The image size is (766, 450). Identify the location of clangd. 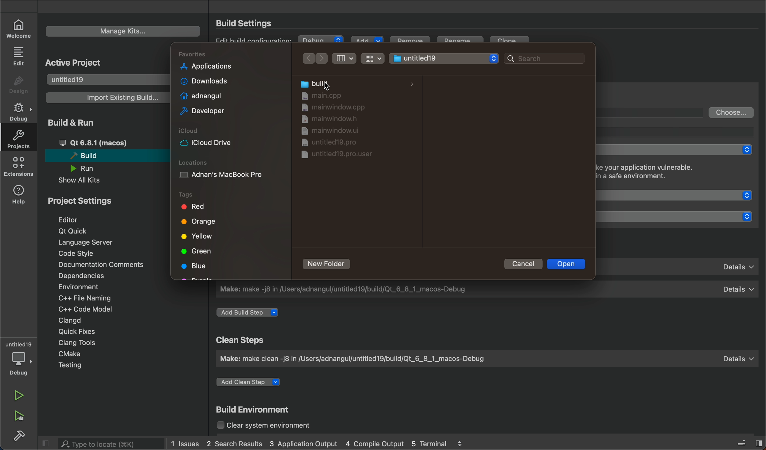
(70, 320).